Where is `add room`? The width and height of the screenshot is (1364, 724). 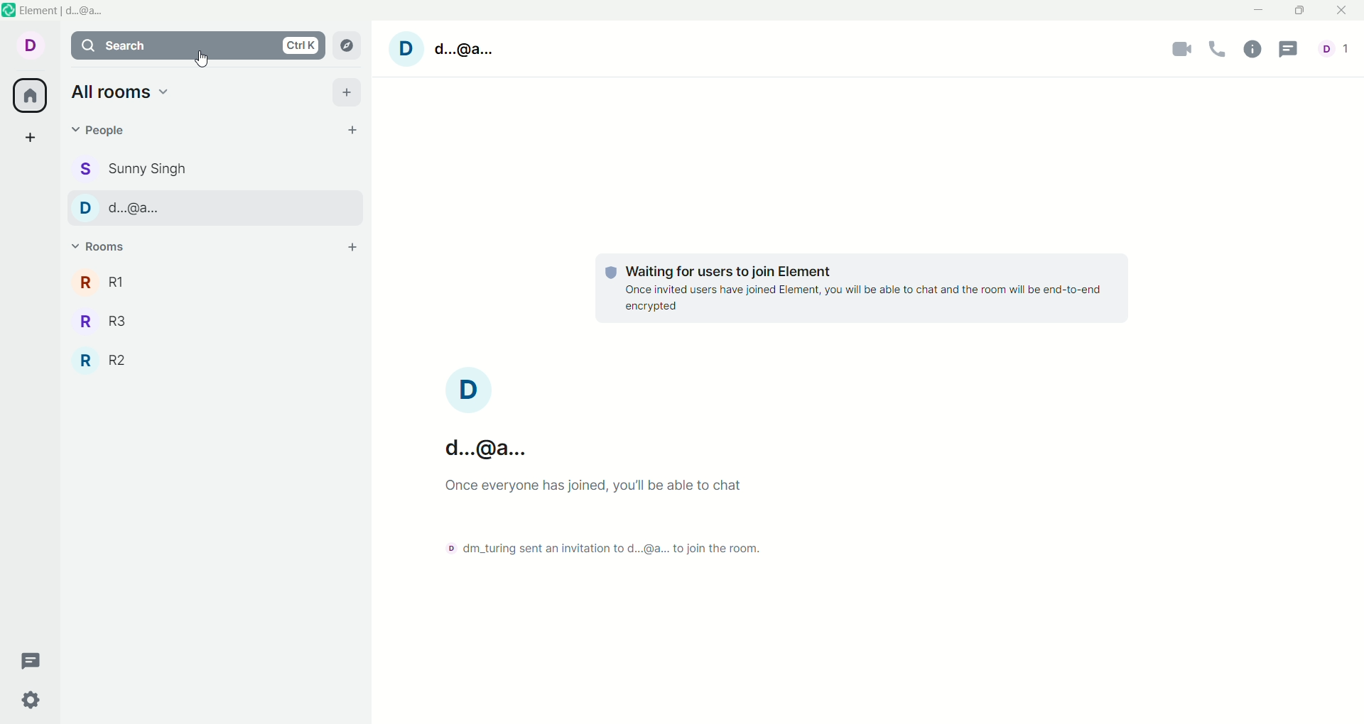
add room is located at coordinates (350, 248).